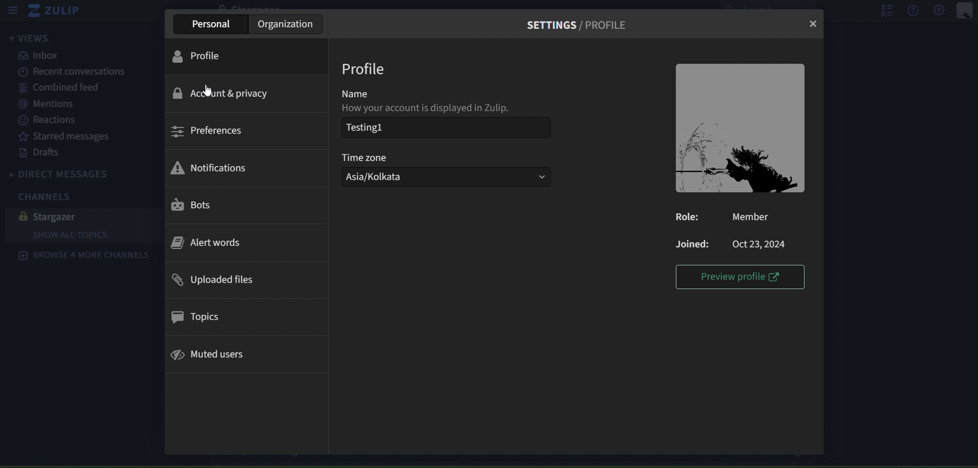 Image resolution: width=978 pixels, height=468 pixels. Describe the element at coordinates (358, 92) in the screenshot. I see `Name` at that location.